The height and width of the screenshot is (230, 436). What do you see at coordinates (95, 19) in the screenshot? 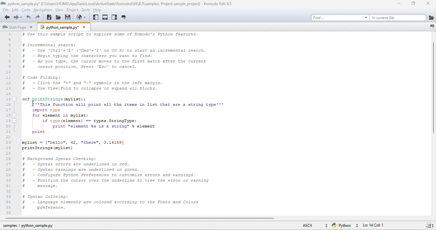
I see `left pane` at bounding box center [95, 19].